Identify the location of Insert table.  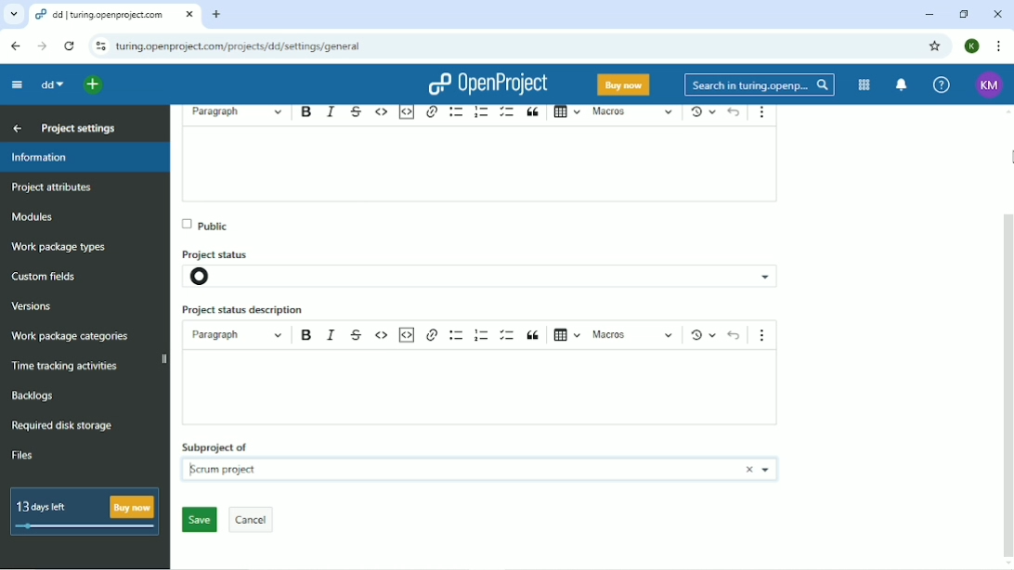
(568, 335).